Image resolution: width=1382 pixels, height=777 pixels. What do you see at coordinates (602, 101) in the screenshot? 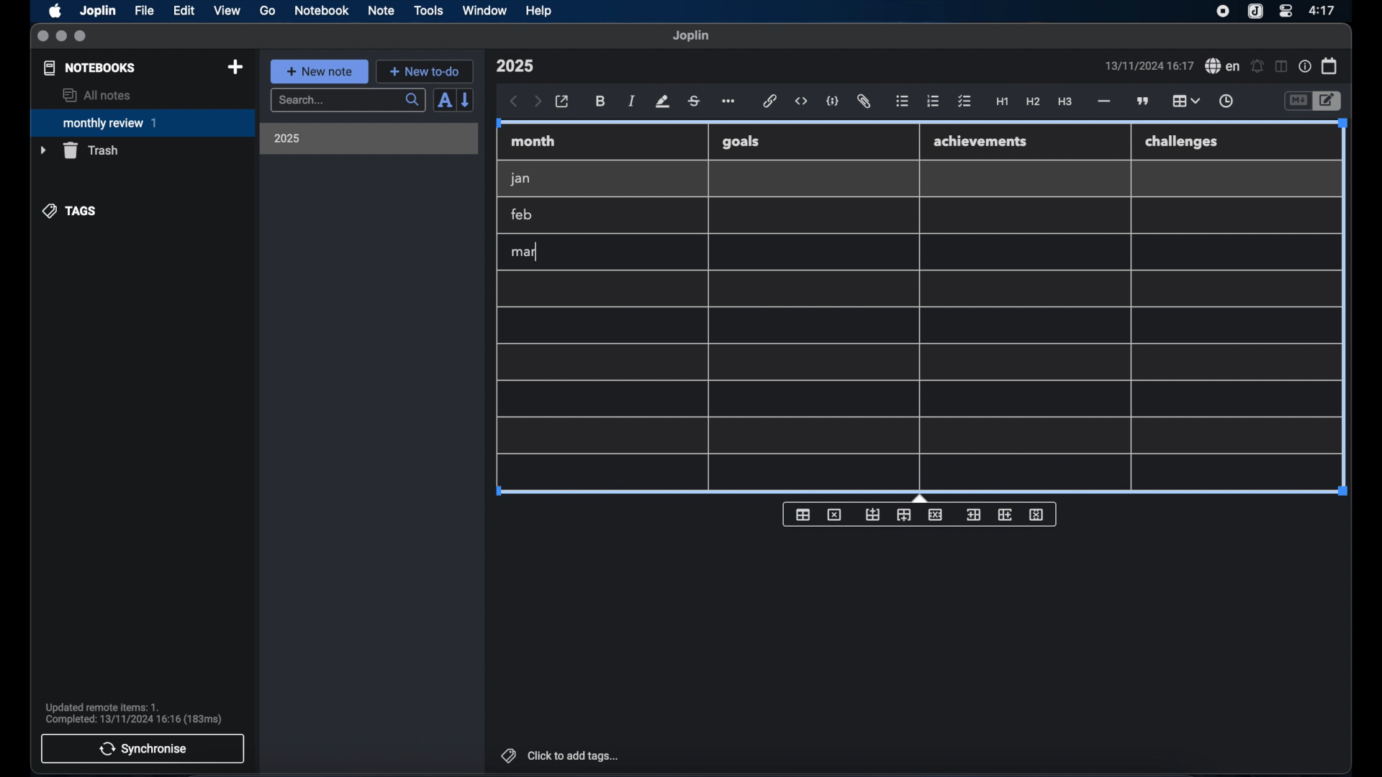
I see `bold` at bounding box center [602, 101].